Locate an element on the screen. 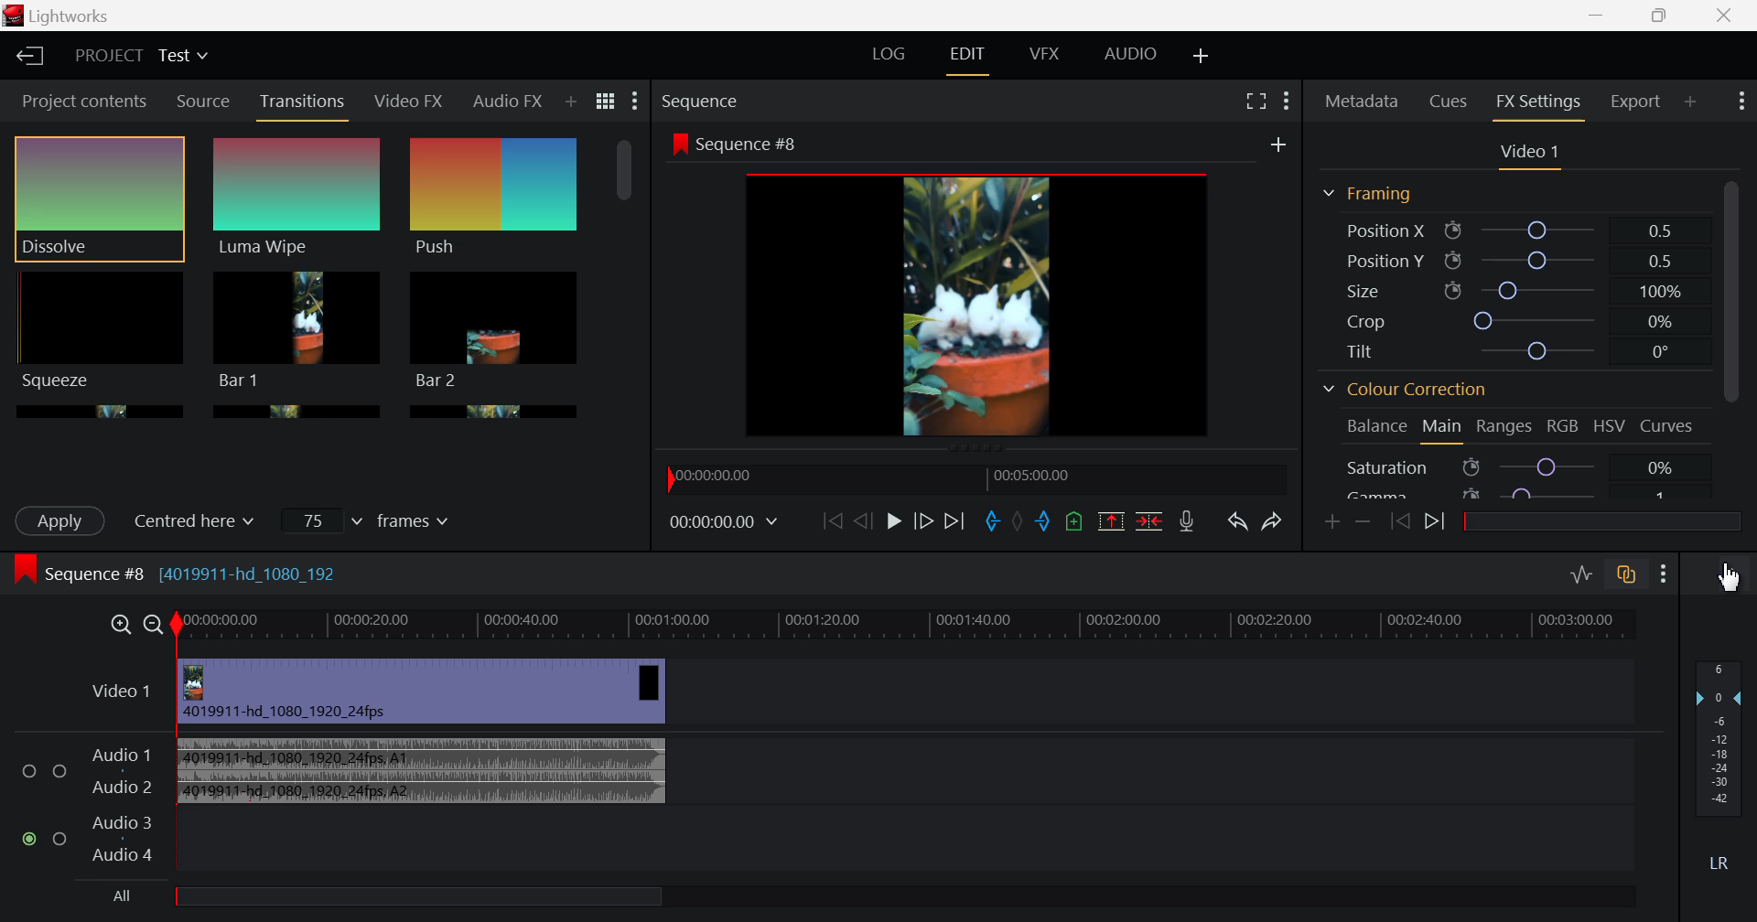  Tilt is located at coordinates (1510, 353).